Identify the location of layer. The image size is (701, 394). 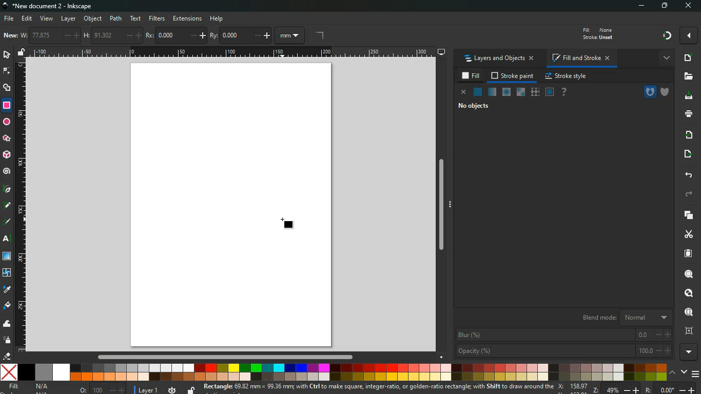
(147, 389).